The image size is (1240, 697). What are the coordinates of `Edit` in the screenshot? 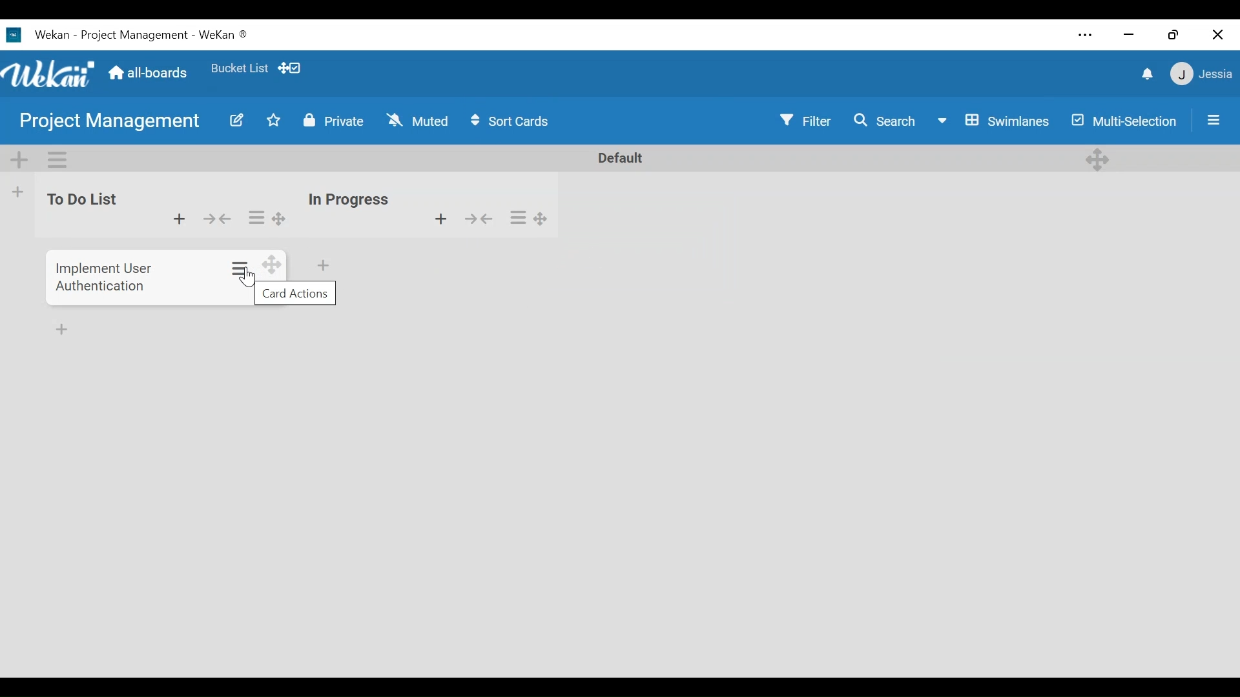 It's located at (236, 121).